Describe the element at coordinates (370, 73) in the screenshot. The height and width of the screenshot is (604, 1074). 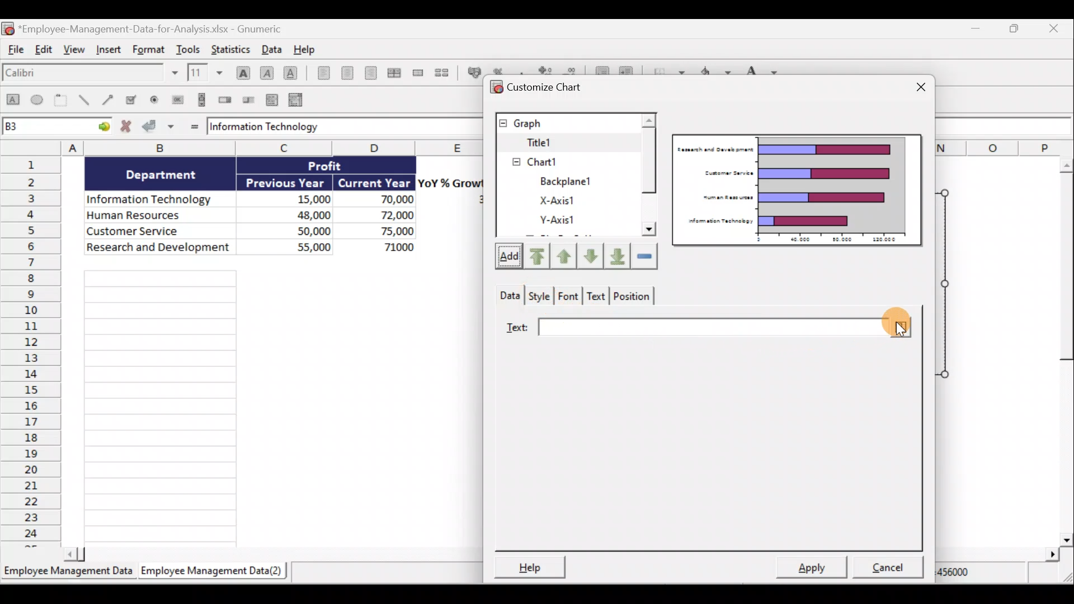
I see `Align right` at that location.